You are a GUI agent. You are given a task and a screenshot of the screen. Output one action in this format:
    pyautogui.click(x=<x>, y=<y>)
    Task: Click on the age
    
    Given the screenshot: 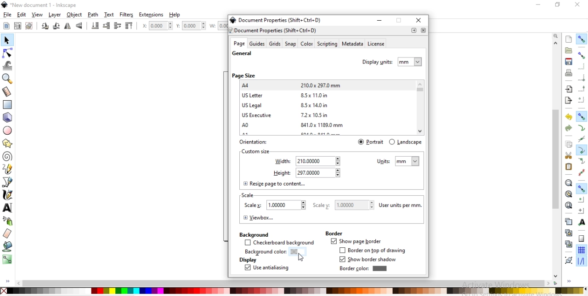 What is the action you would take?
    pyautogui.click(x=239, y=44)
    